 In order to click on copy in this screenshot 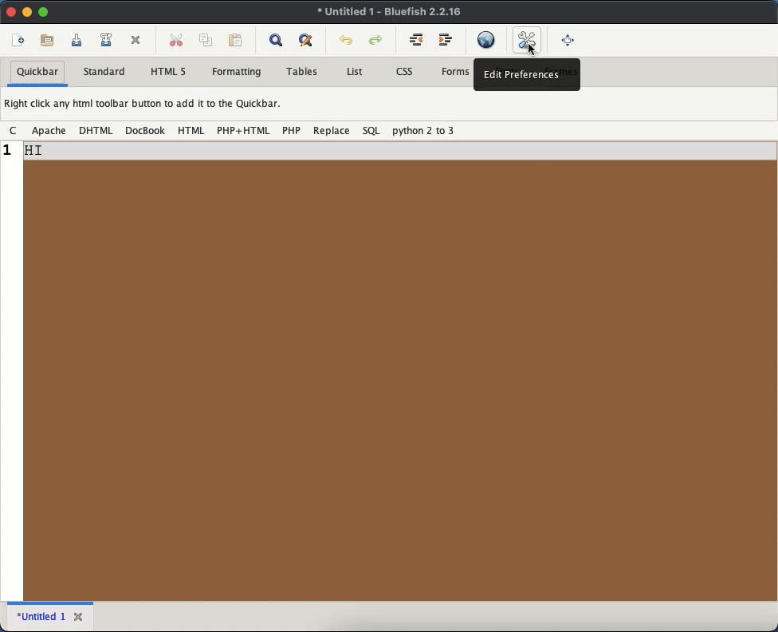, I will do `click(207, 40)`.